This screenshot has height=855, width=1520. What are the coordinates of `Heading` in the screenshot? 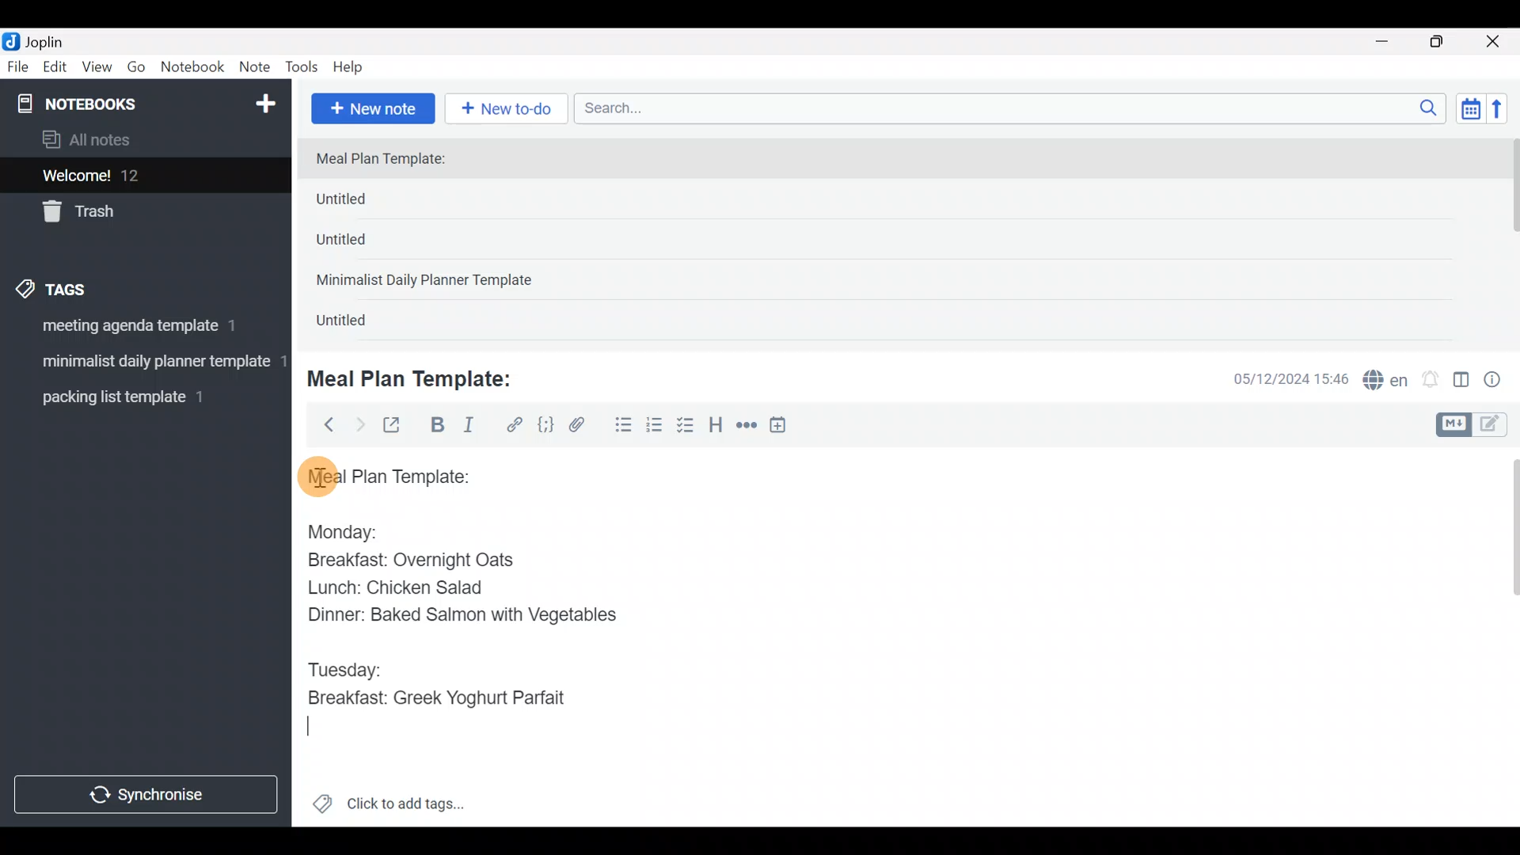 It's located at (716, 427).